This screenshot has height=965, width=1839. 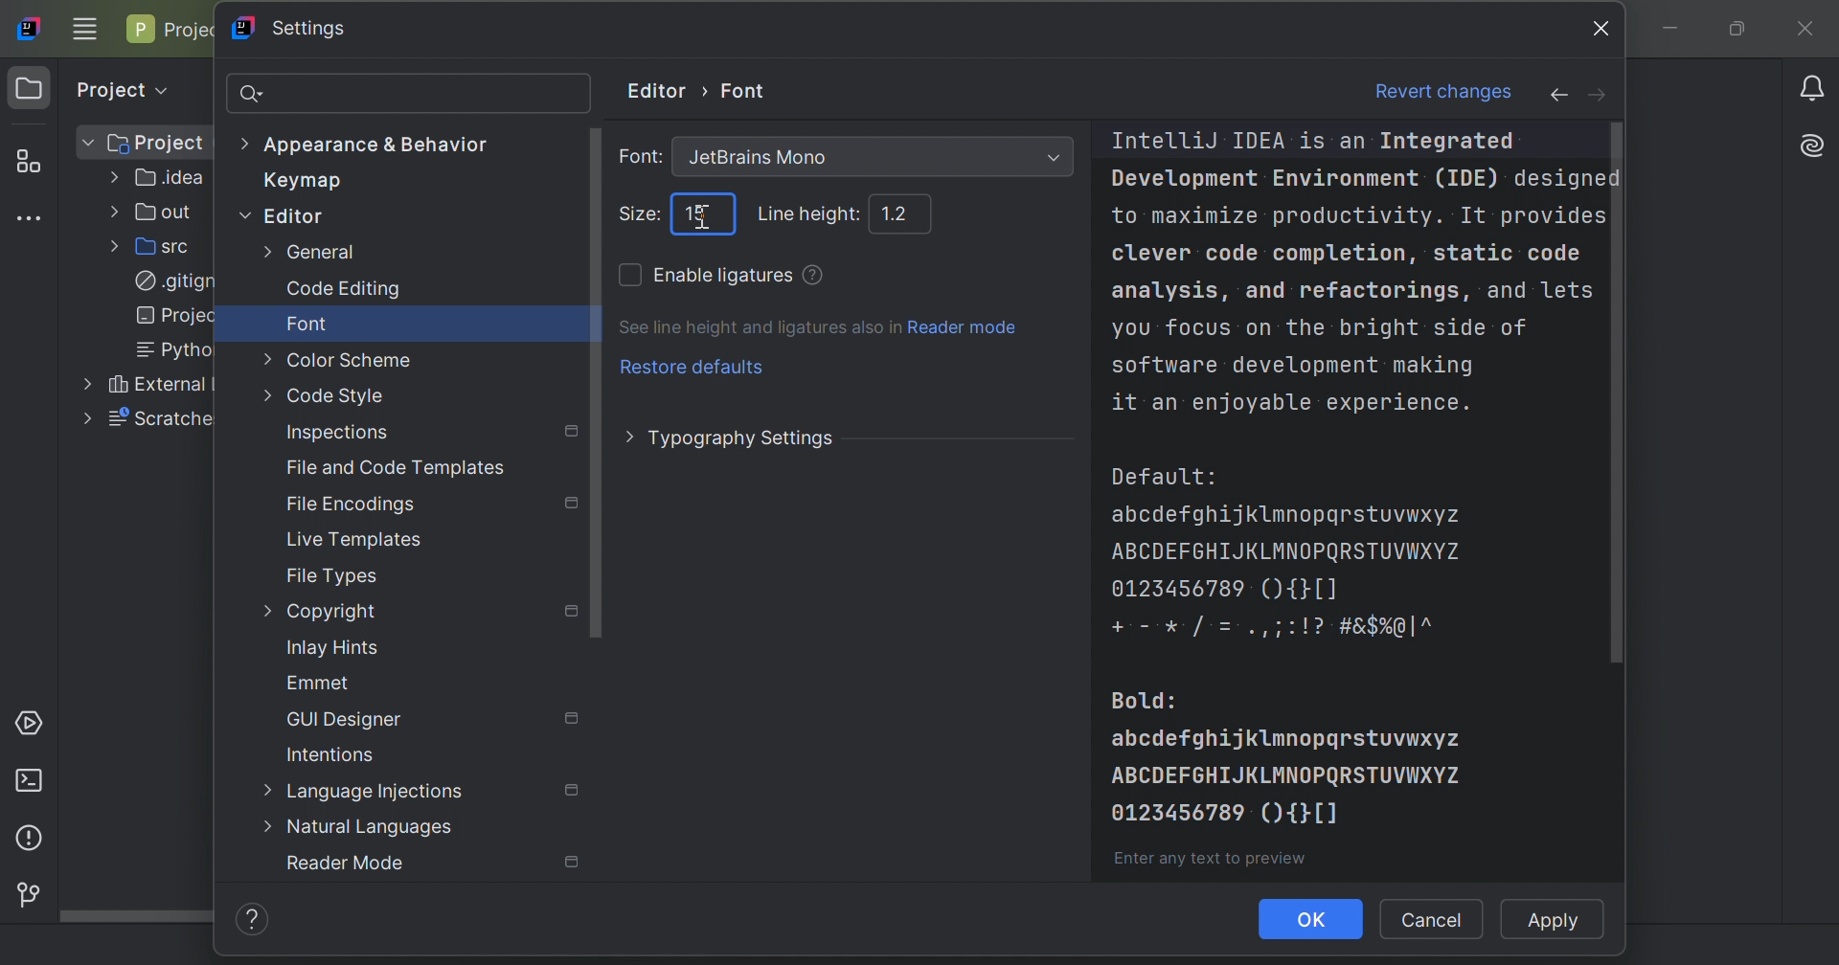 What do you see at coordinates (294, 183) in the screenshot?
I see `Keymap` at bounding box center [294, 183].